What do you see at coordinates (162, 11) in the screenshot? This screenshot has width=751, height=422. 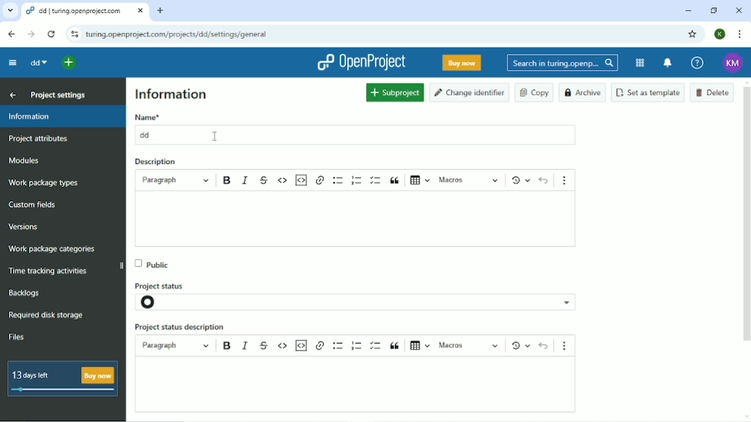 I see `New tab` at bounding box center [162, 11].